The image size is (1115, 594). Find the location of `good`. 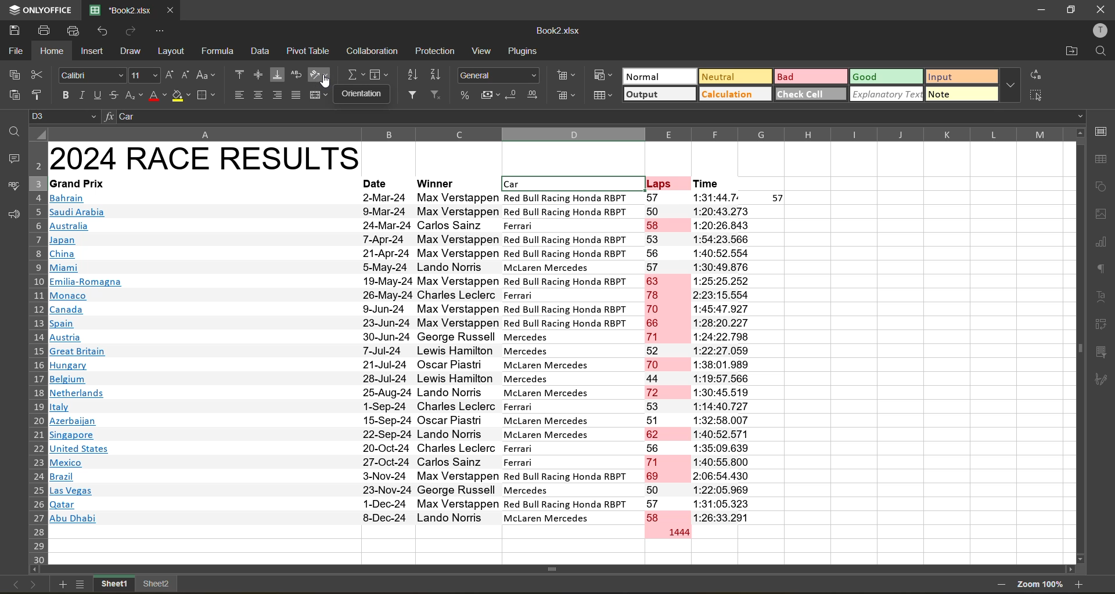

good is located at coordinates (886, 77).